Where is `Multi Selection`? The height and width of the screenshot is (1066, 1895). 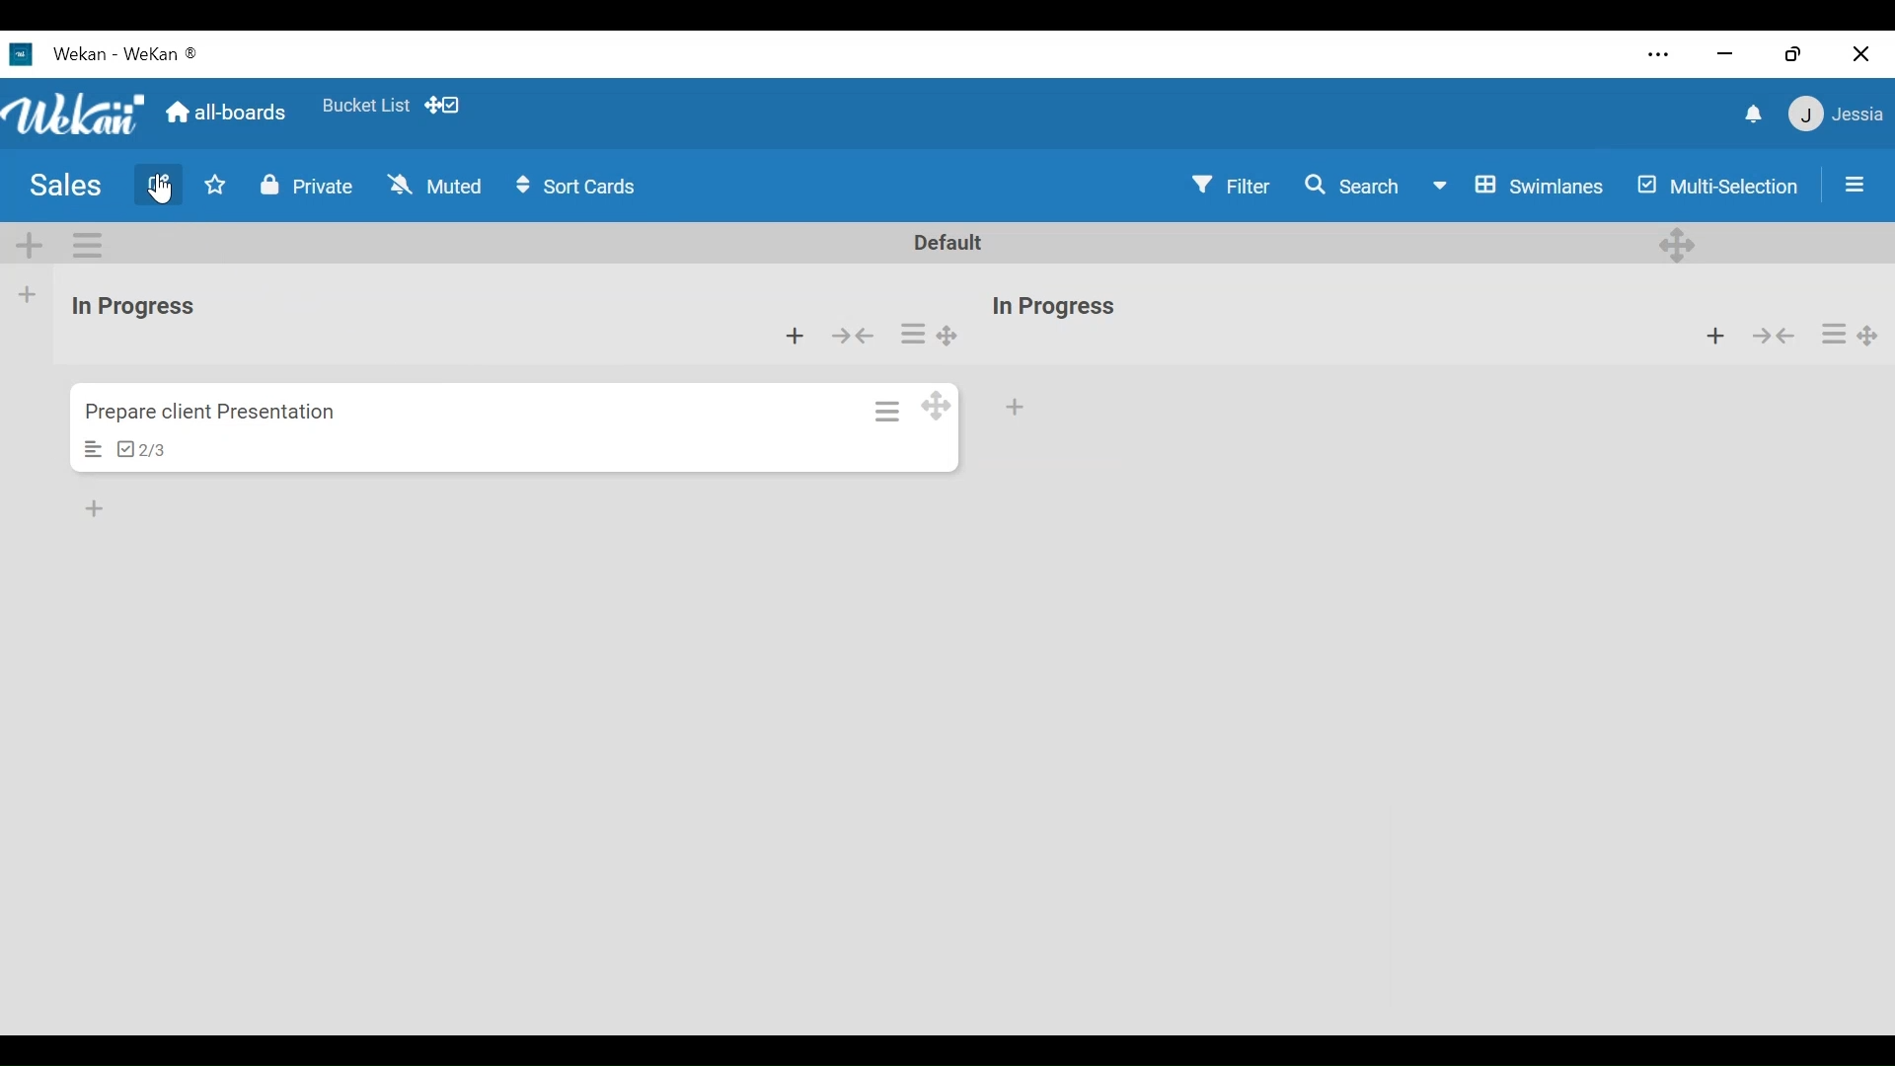 Multi Selection is located at coordinates (1719, 189).